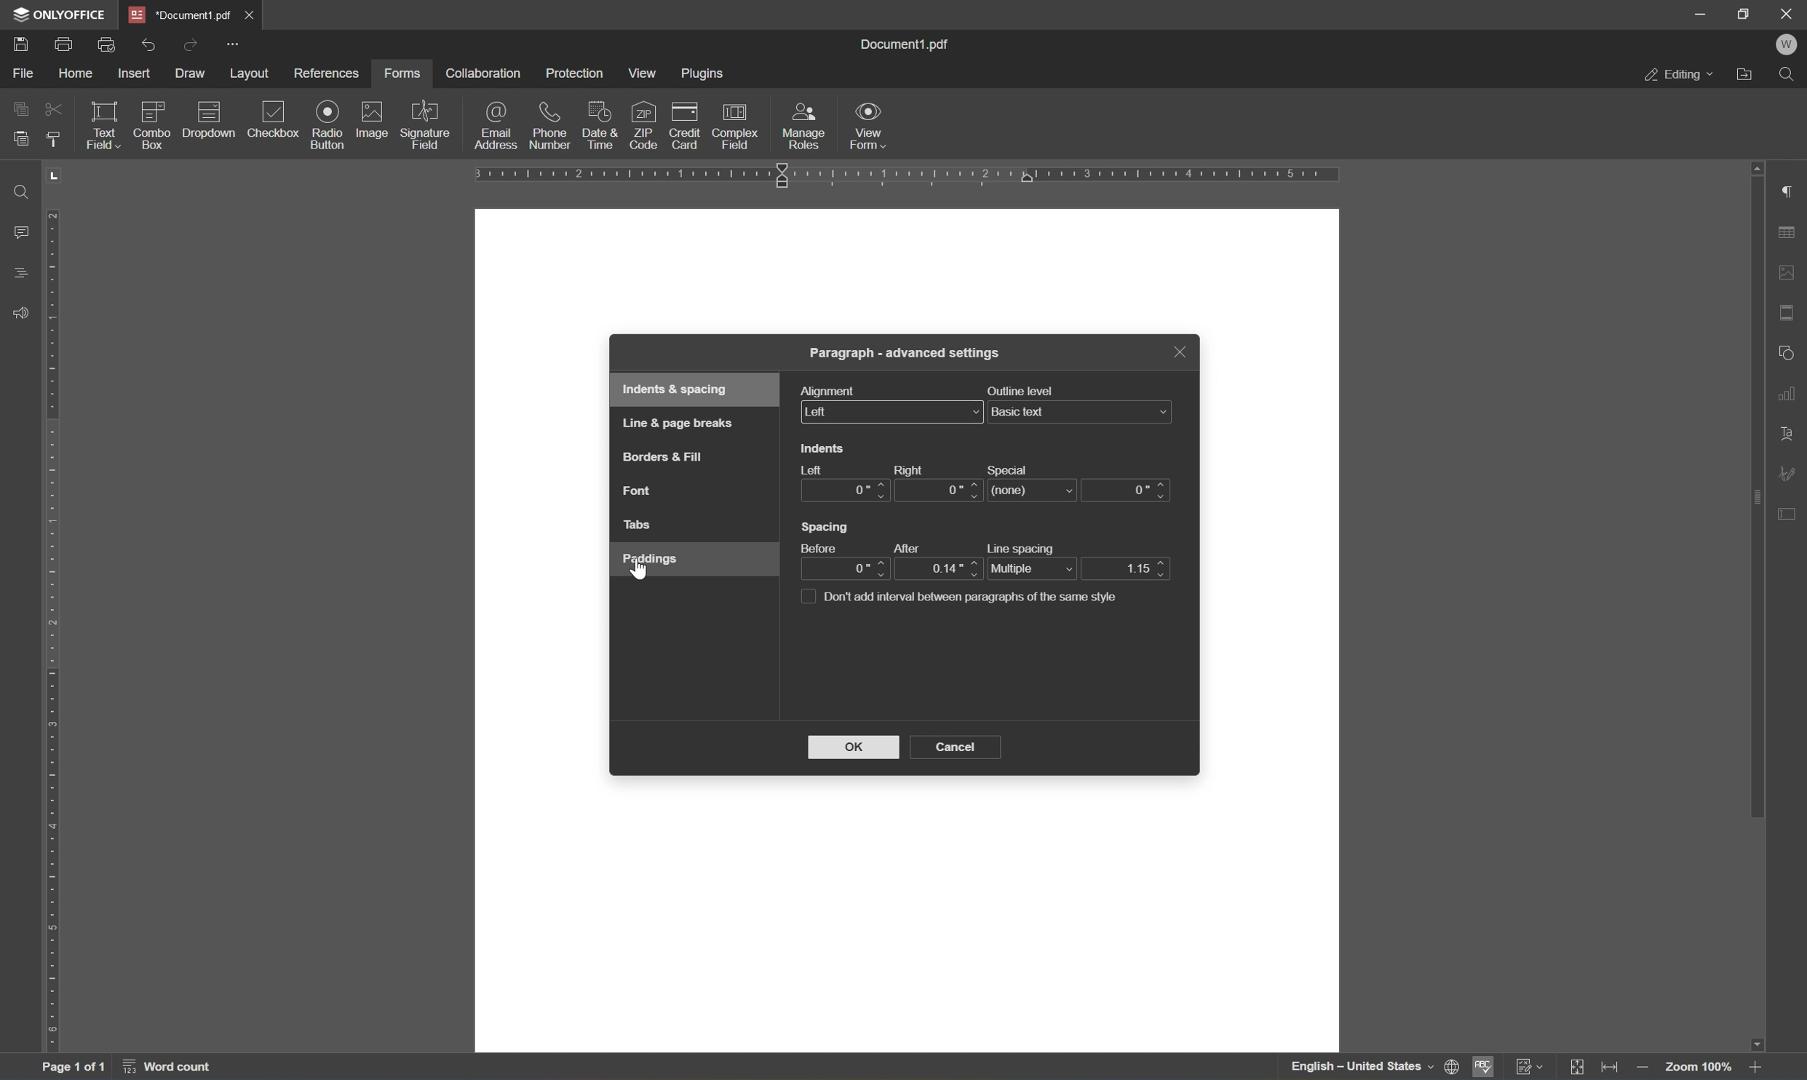 The height and width of the screenshot is (1080, 1807). Describe the element at coordinates (1790, 393) in the screenshot. I see `chart settings` at that location.